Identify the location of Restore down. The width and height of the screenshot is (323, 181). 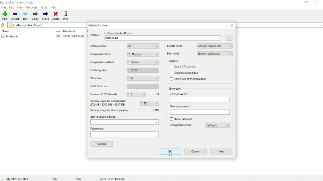
(307, 2).